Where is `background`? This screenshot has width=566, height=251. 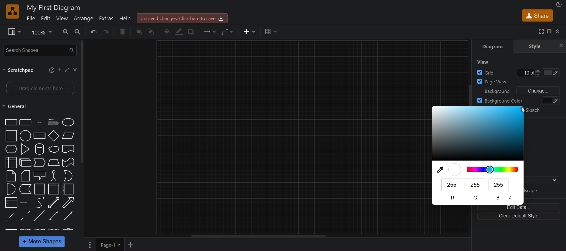
background is located at coordinates (516, 100).